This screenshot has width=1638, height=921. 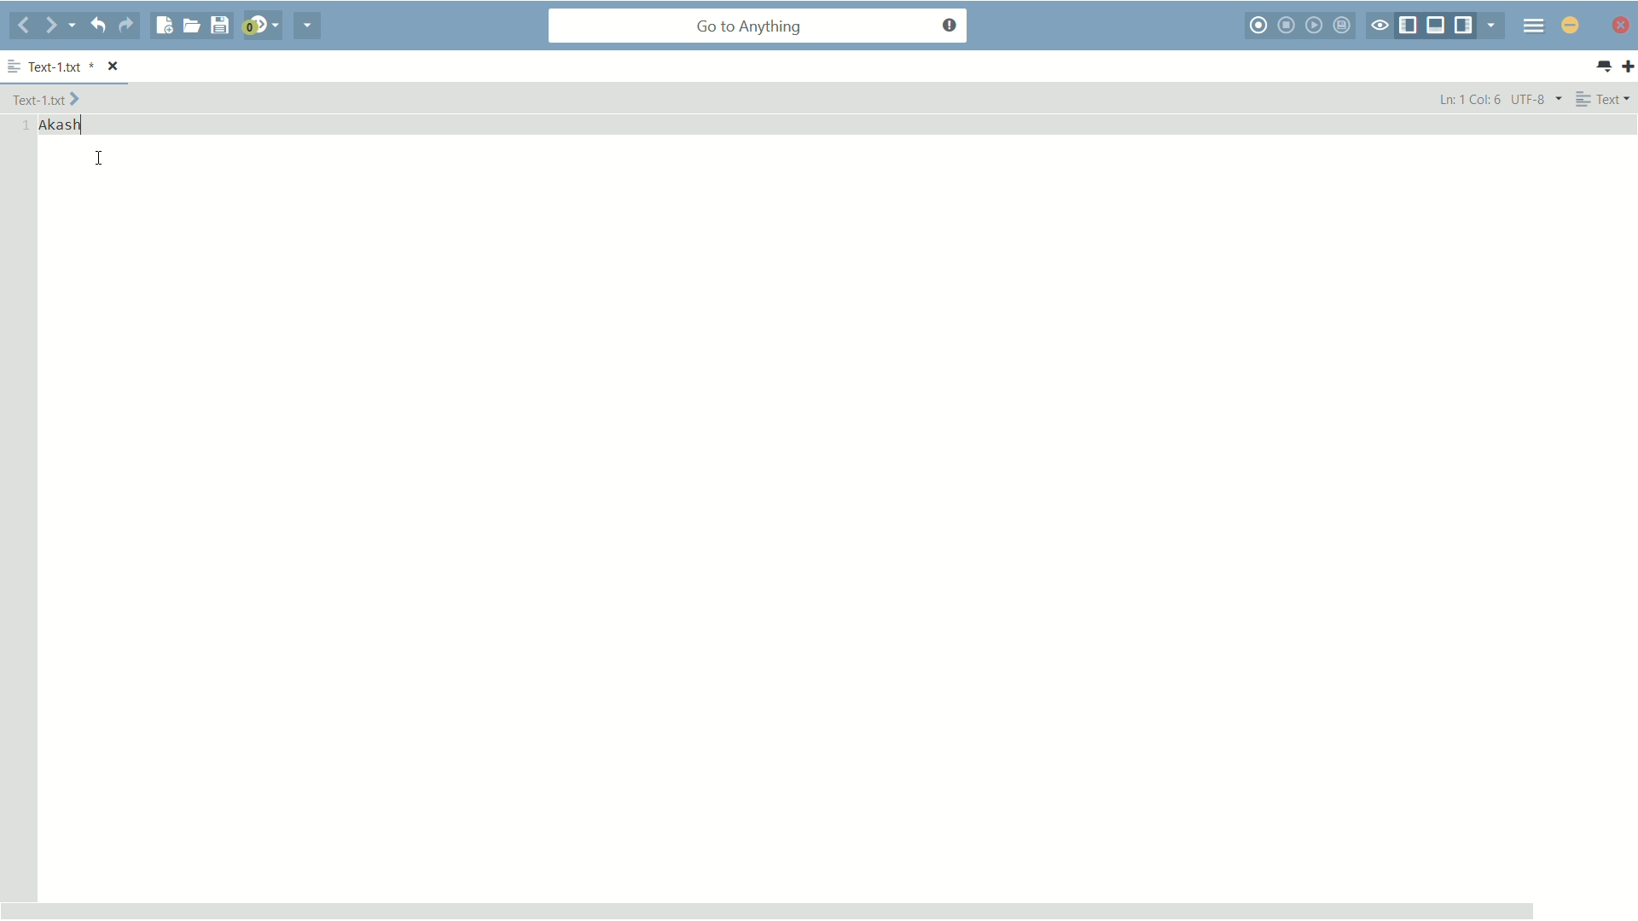 I want to click on jump to next syntax checking result, so click(x=262, y=27).